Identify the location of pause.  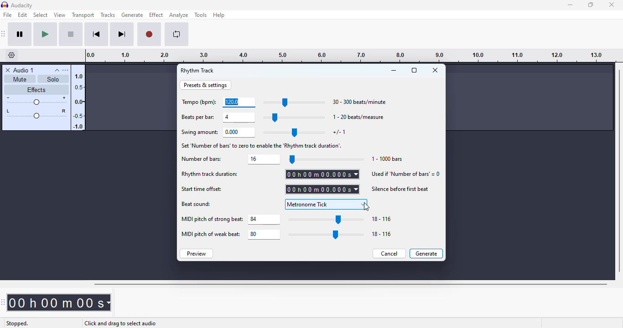
(20, 34).